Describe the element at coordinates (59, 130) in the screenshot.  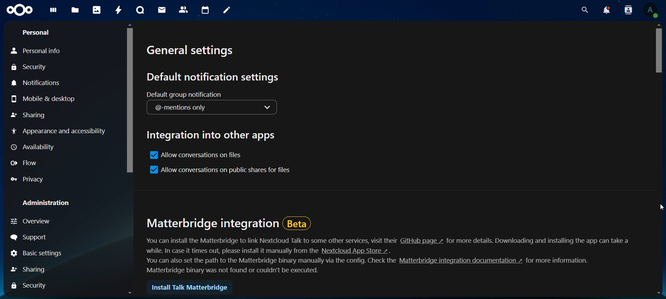
I see `appearance and accessibility` at that location.